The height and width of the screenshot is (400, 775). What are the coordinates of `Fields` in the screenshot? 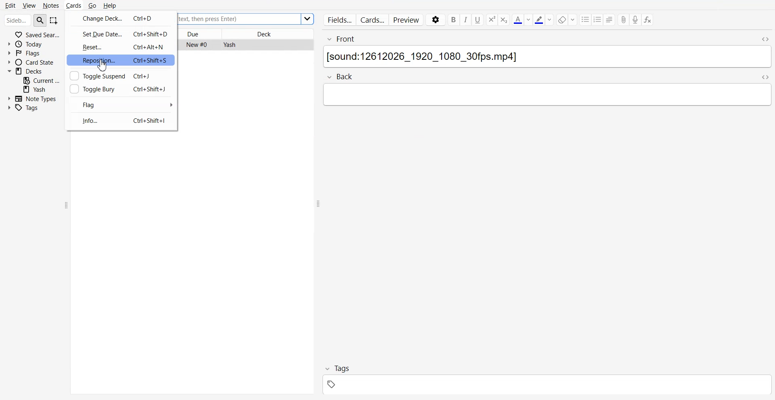 It's located at (338, 19).